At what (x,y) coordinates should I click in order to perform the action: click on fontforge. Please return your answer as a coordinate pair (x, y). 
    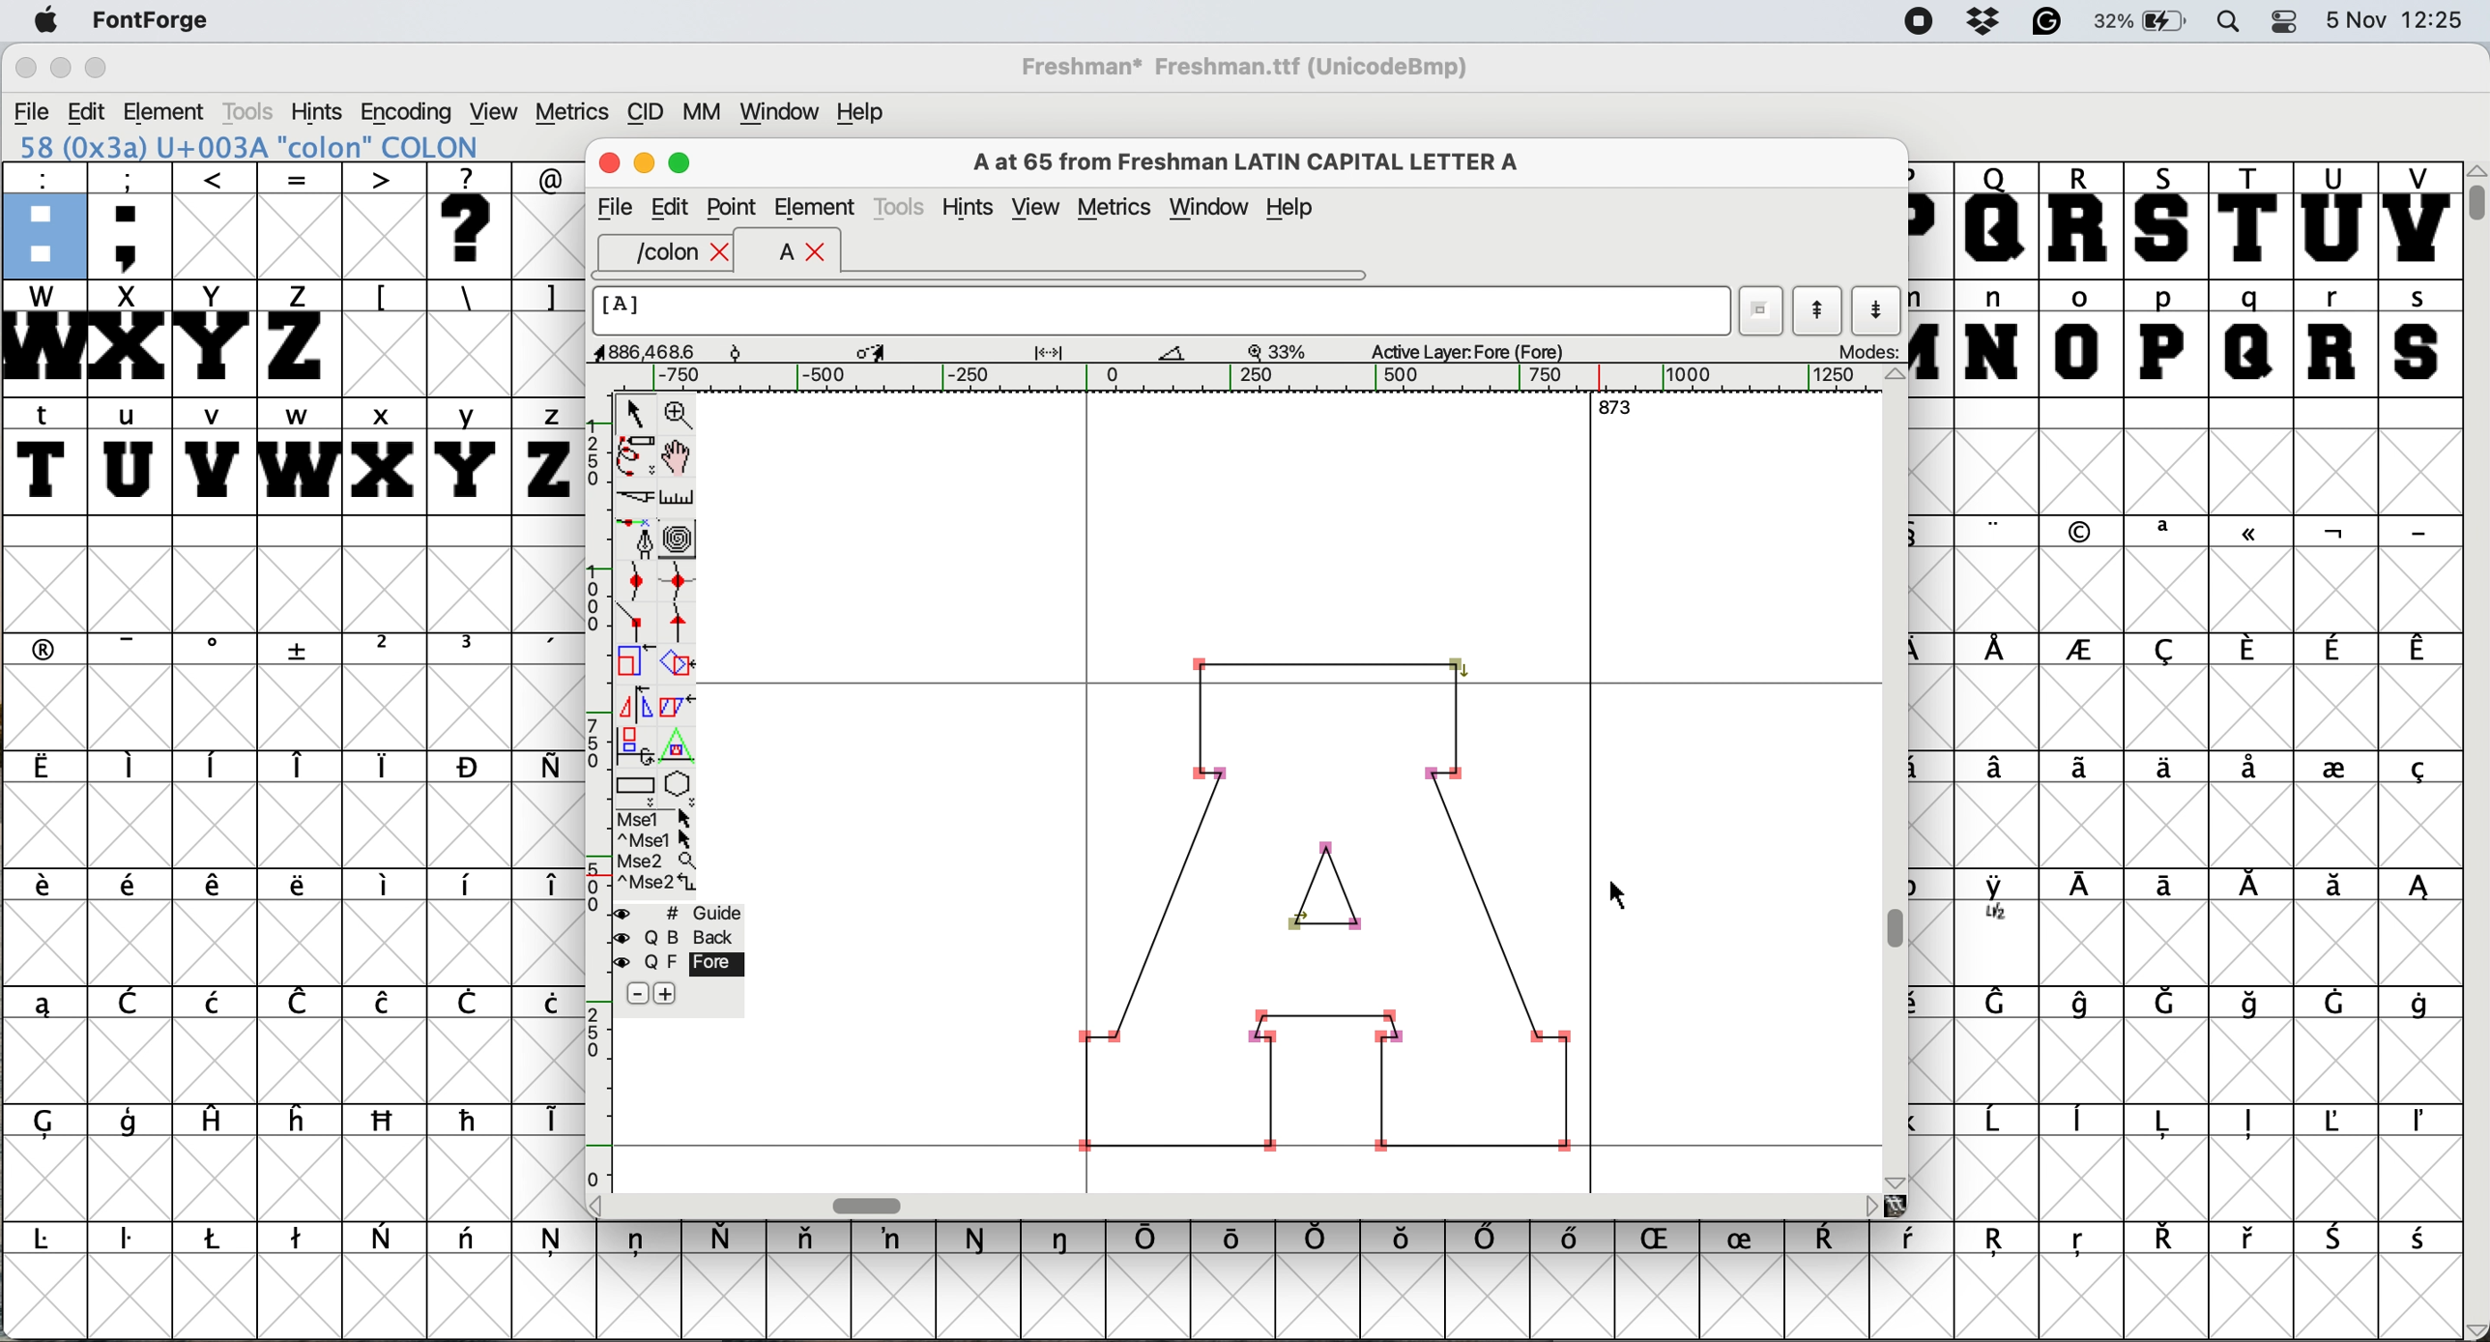
    Looking at the image, I should click on (145, 22).